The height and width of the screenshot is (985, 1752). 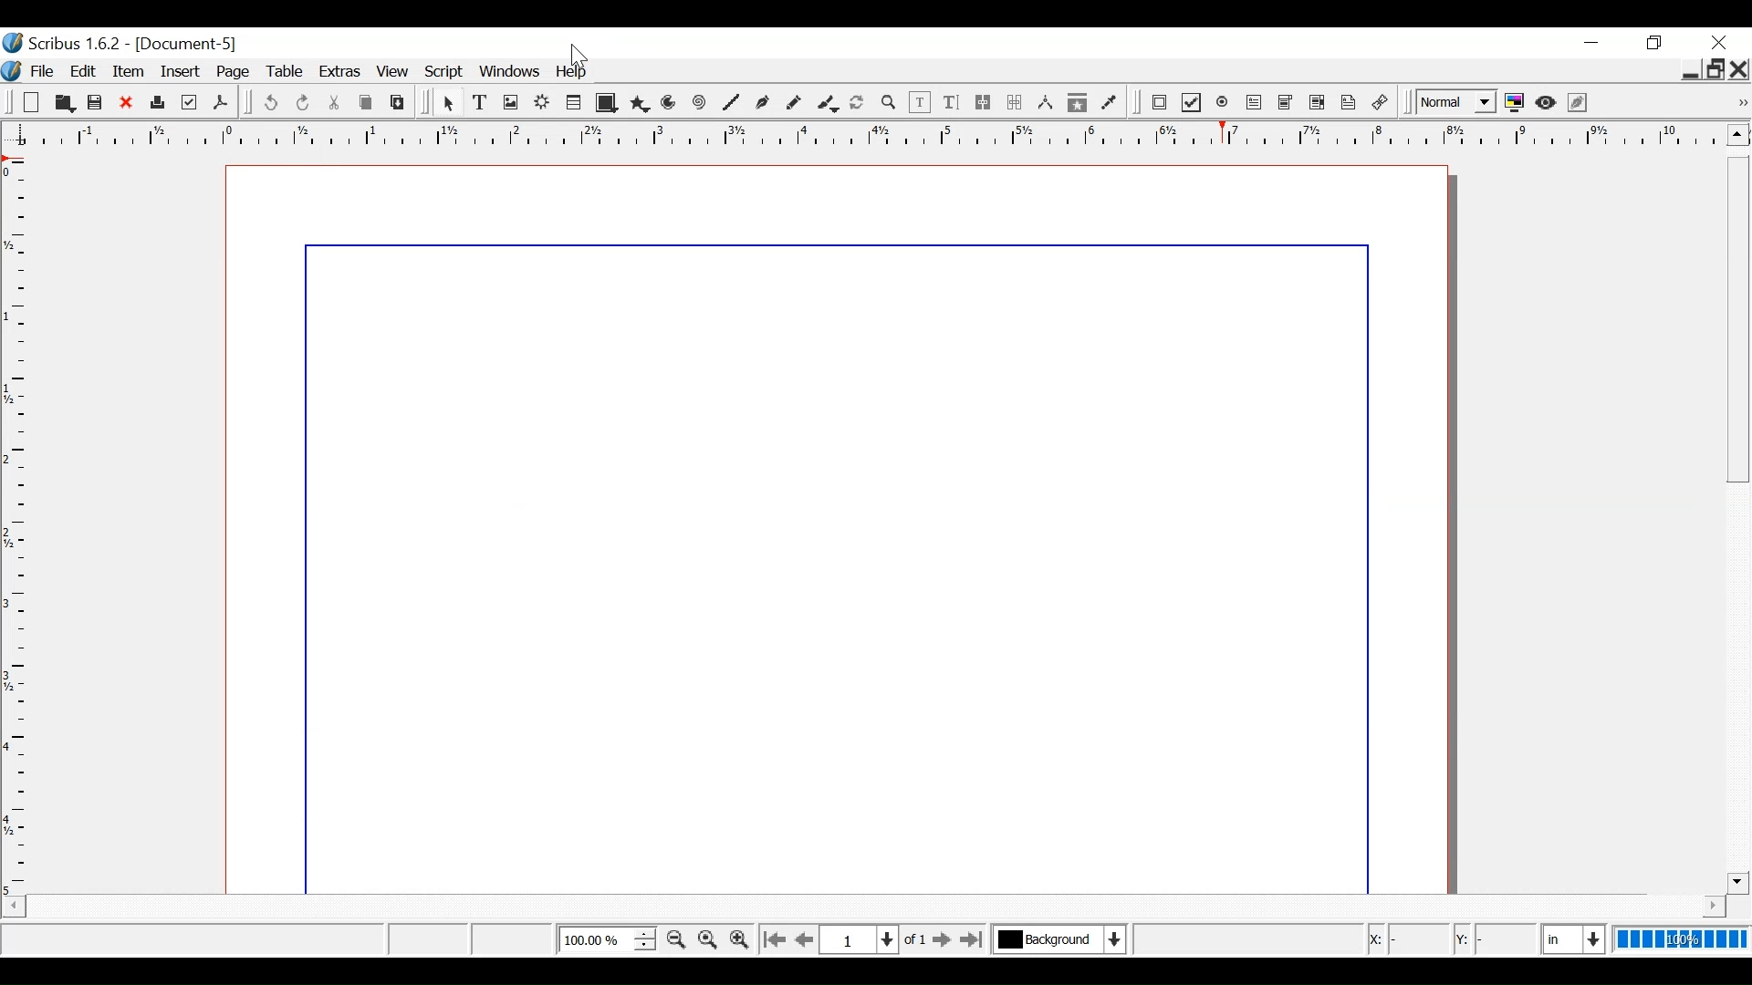 What do you see at coordinates (573, 103) in the screenshot?
I see `Table` at bounding box center [573, 103].